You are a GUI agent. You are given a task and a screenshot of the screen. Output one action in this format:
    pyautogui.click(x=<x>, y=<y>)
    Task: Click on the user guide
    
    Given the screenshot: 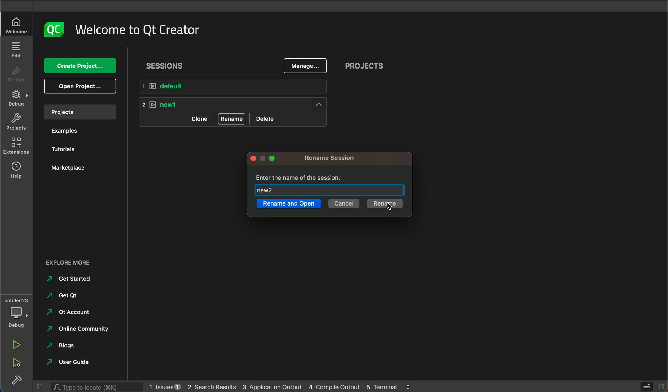 What is the action you would take?
    pyautogui.click(x=74, y=362)
    